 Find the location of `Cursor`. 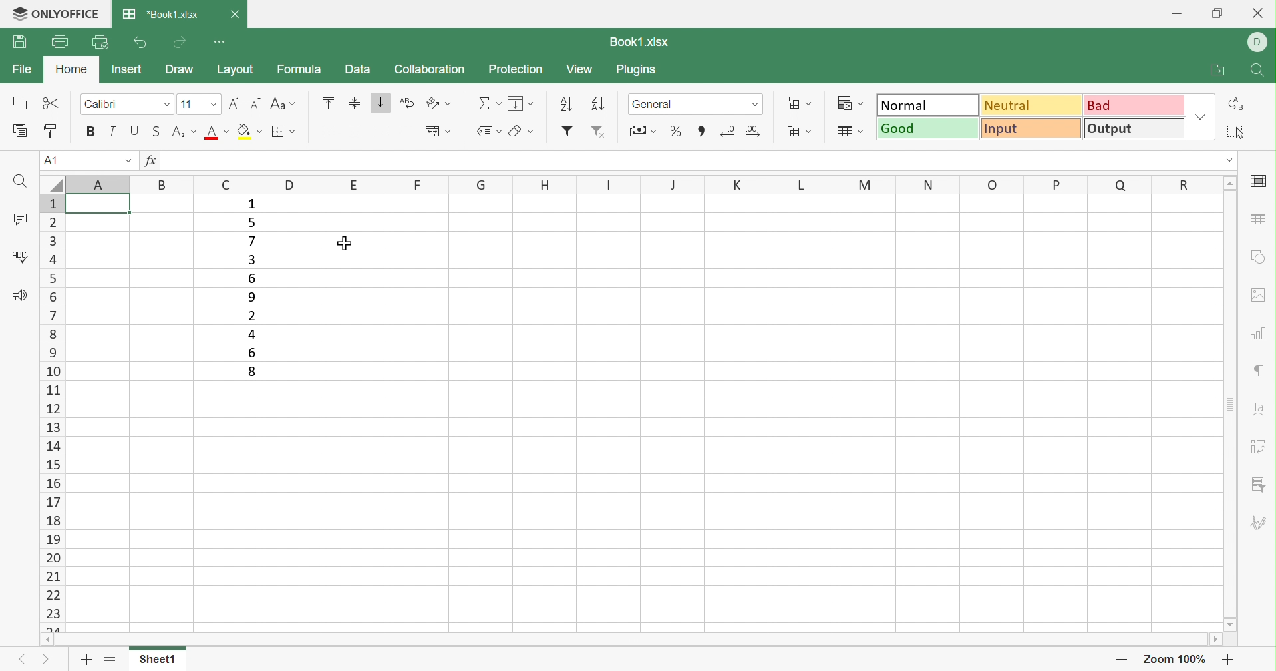

Cursor is located at coordinates (355, 240).